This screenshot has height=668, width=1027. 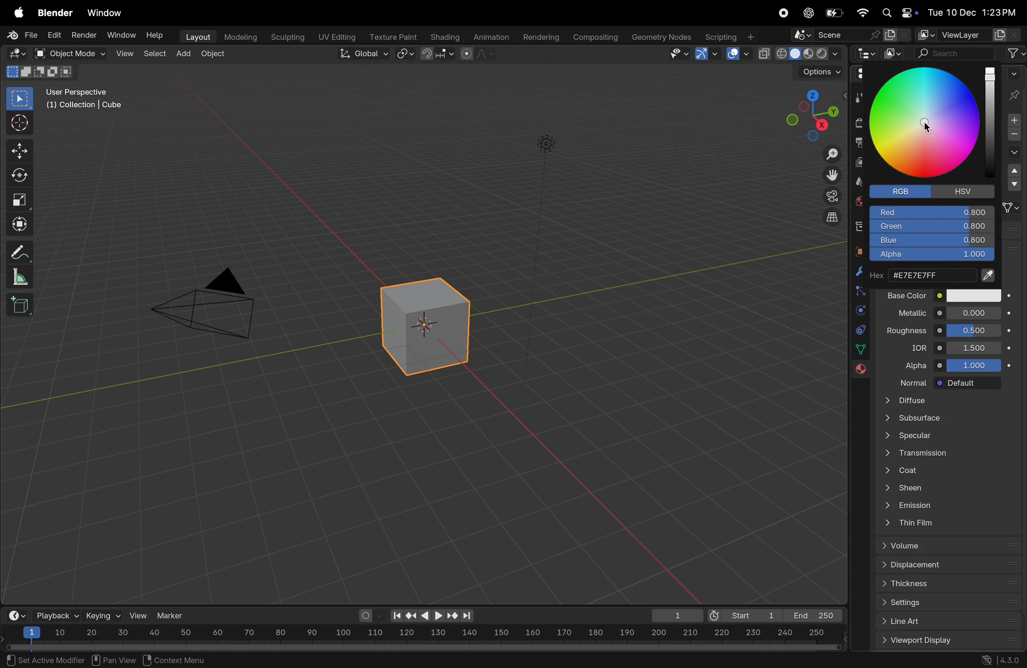 What do you see at coordinates (113, 659) in the screenshot?
I see `pan view` at bounding box center [113, 659].